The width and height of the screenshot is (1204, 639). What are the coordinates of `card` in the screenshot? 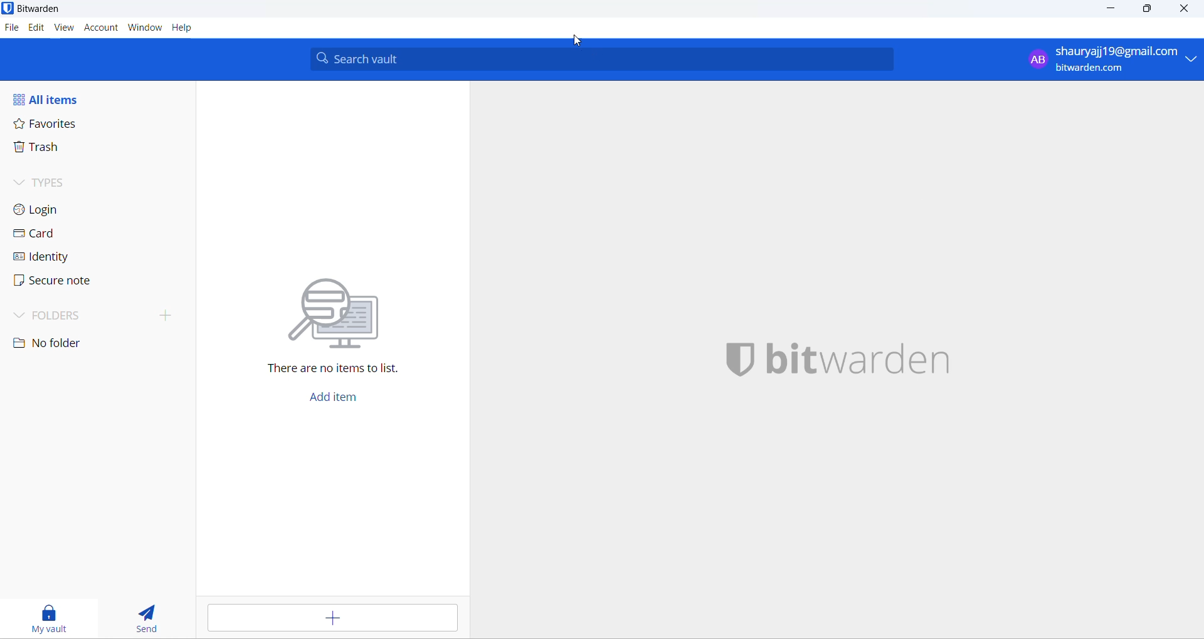 It's located at (50, 235).